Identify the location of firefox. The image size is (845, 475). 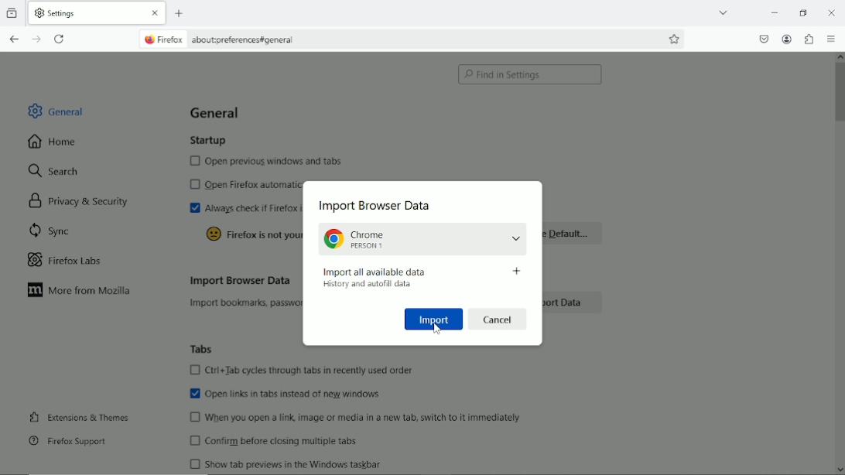
(163, 39).